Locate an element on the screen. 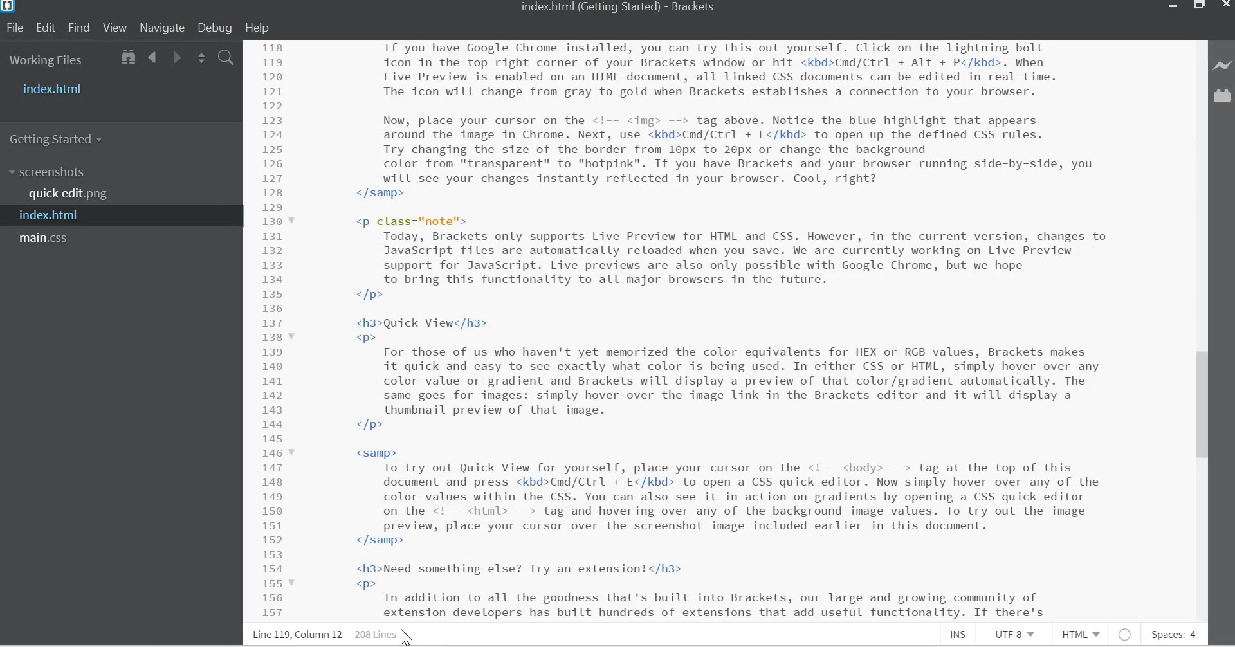 The height and width of the screenshot is (647, 1235). Go Back is located at coordinates (152, 57).